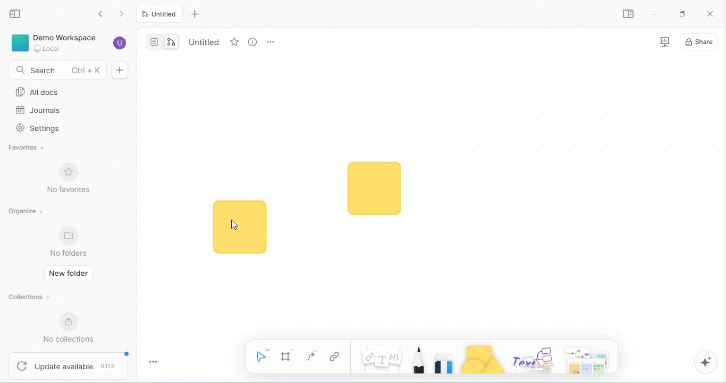 The width and height of the screenshot is (726, 383). Describe the element at coordinates (484, 359) in the screenshot. I see `shapes` at that location.